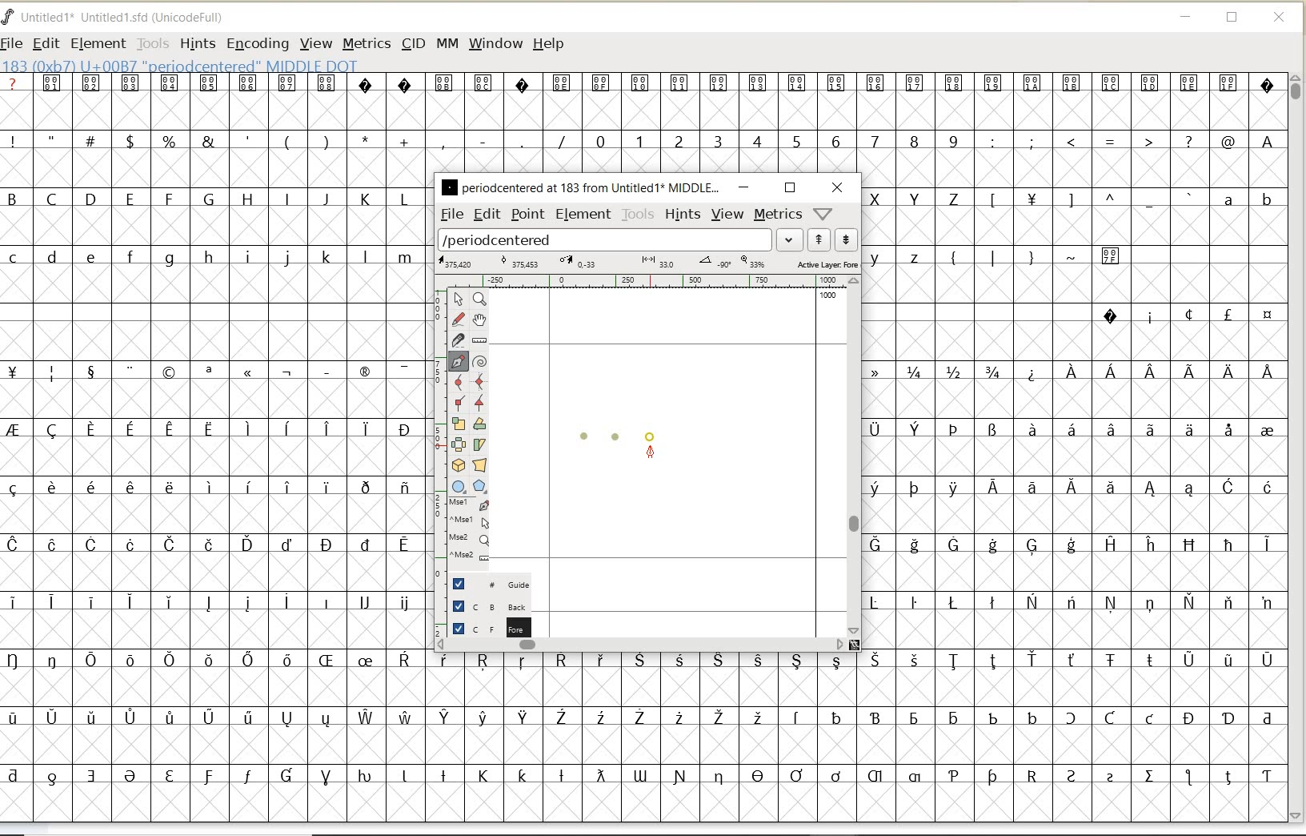 The width and height of the screenshot is (1306, 836). I want to click on SCROLLBAR, so click(1298, 448).